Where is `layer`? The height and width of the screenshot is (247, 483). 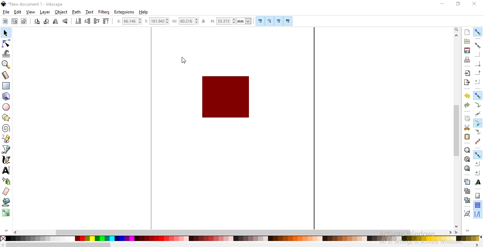 layer is located at coordinates (46, 12).